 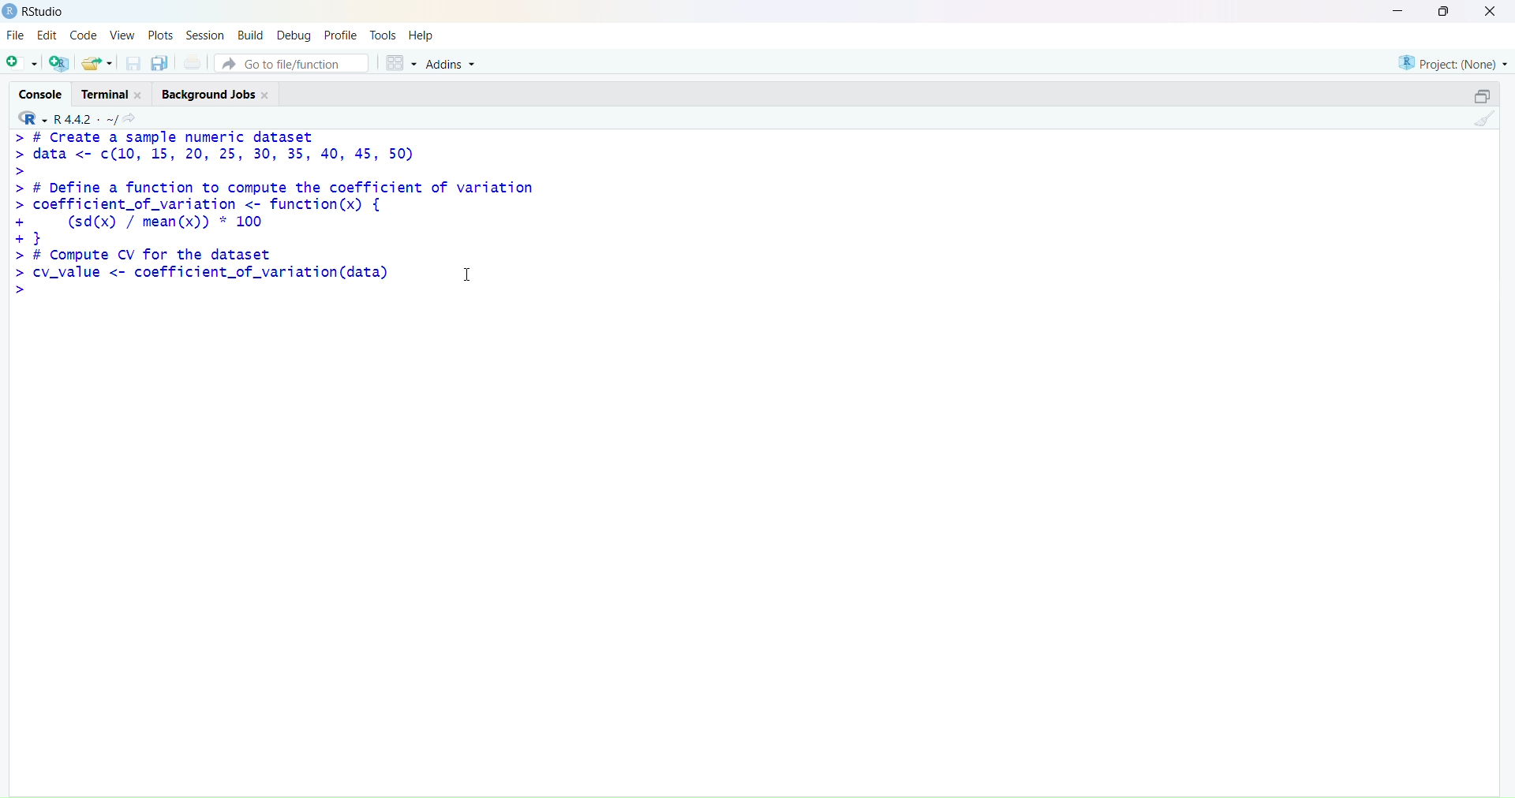 What do you see at coordinates (85, 119) in the screenshot?
I see `R 4.4.2 ~/` at bounding box center [85, 119].